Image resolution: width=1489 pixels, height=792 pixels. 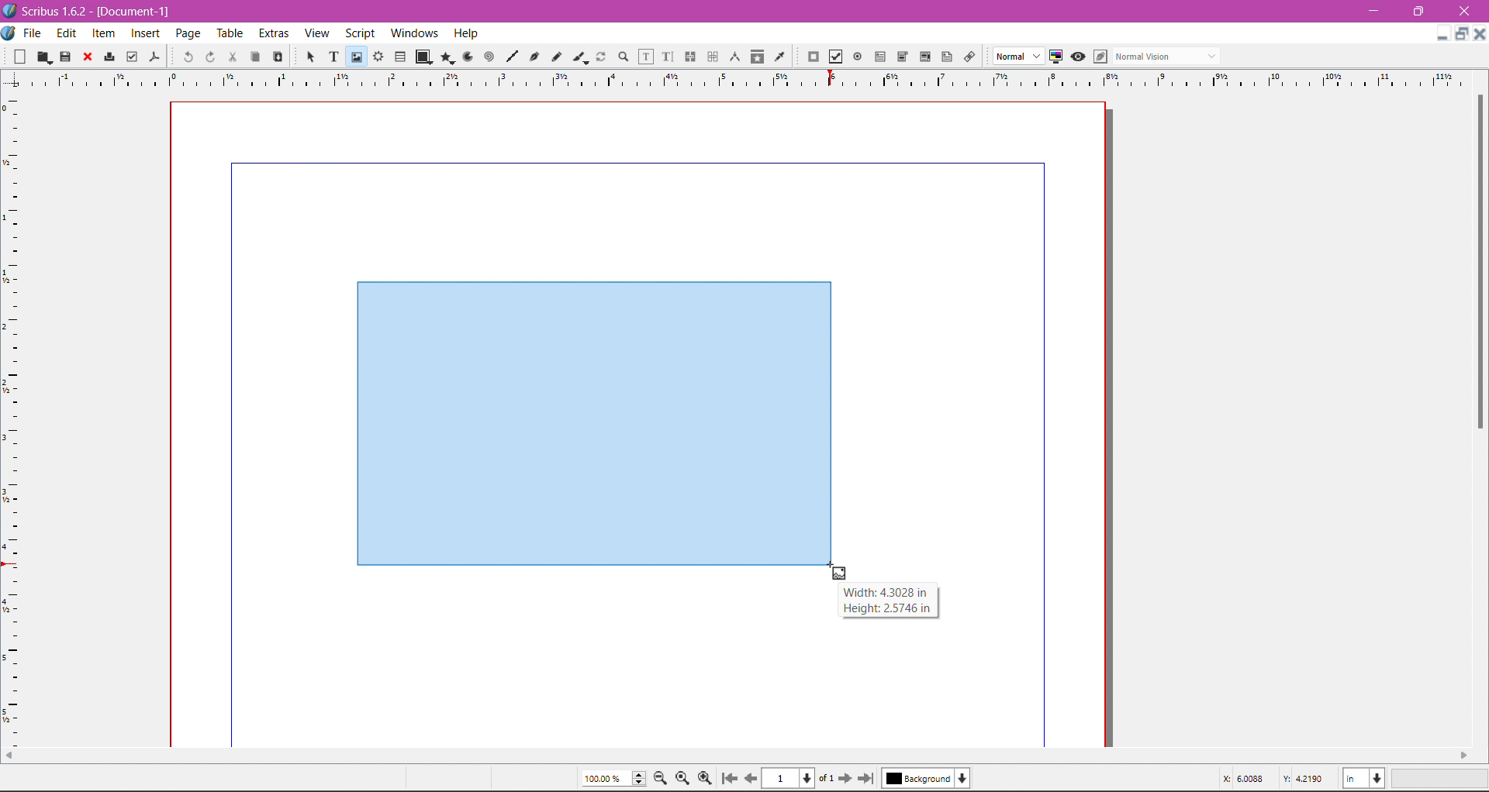 What do you see at coordinates (647, 57) in the screenshot?
I see `Edit Contents of Frames` at bounding box center [647, 57].